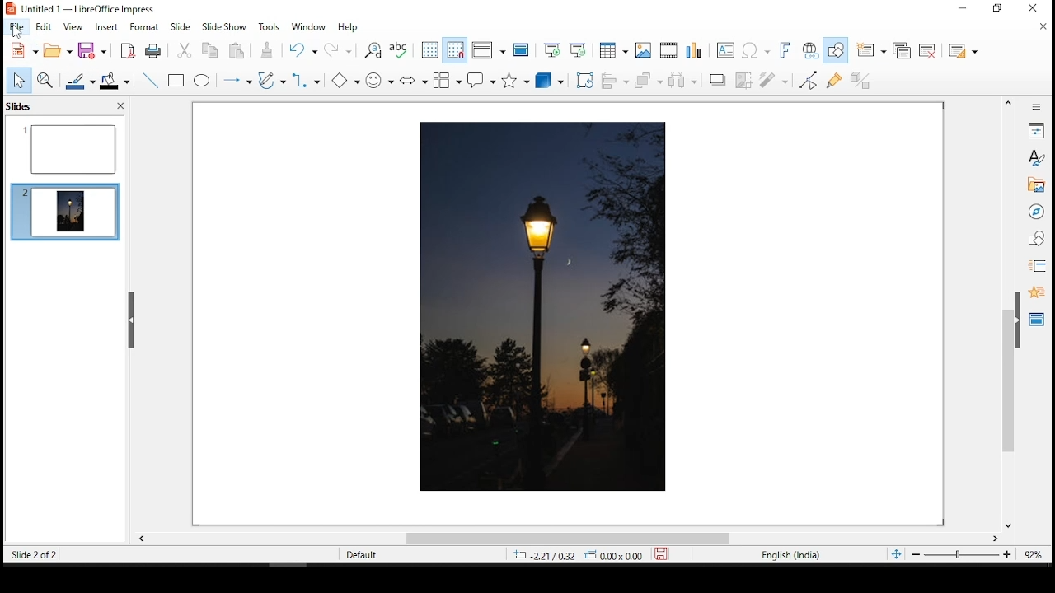 Image resolution: width=1055 pixels, height=593 pixels. What do you see at coordinates (225, 26) in the screenshot?
I see `slide show` at bounding box center [225, 26].